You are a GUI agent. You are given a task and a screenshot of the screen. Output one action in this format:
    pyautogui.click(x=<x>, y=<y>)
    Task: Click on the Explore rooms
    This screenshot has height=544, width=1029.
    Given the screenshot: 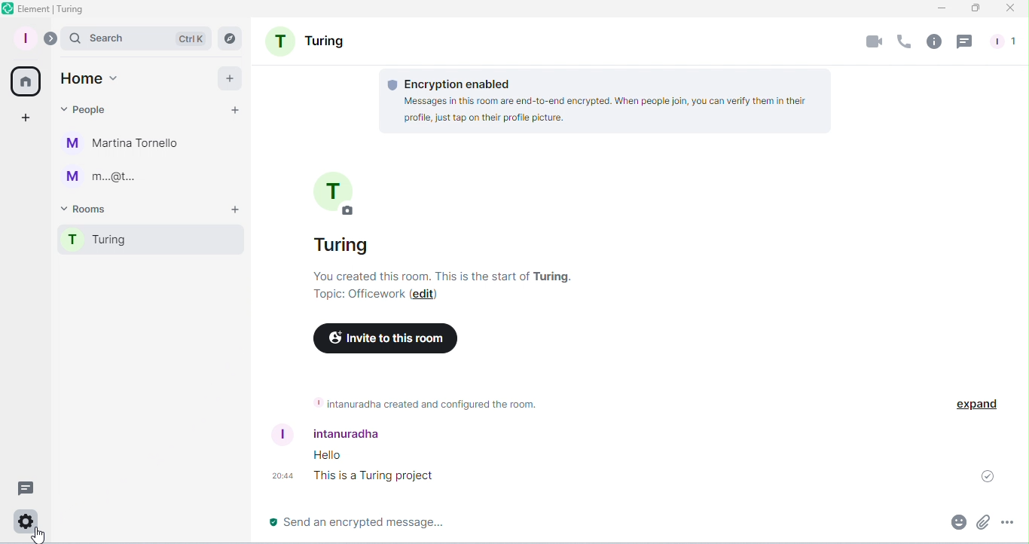 What is the action you would take?
    pyautogui.click(x=229, y=38)
    